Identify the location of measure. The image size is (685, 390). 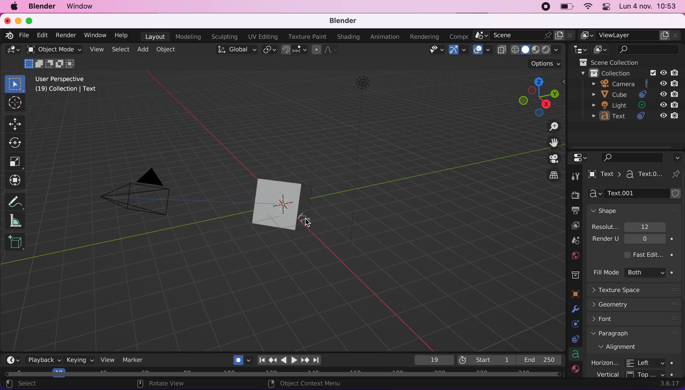
(18, 220).